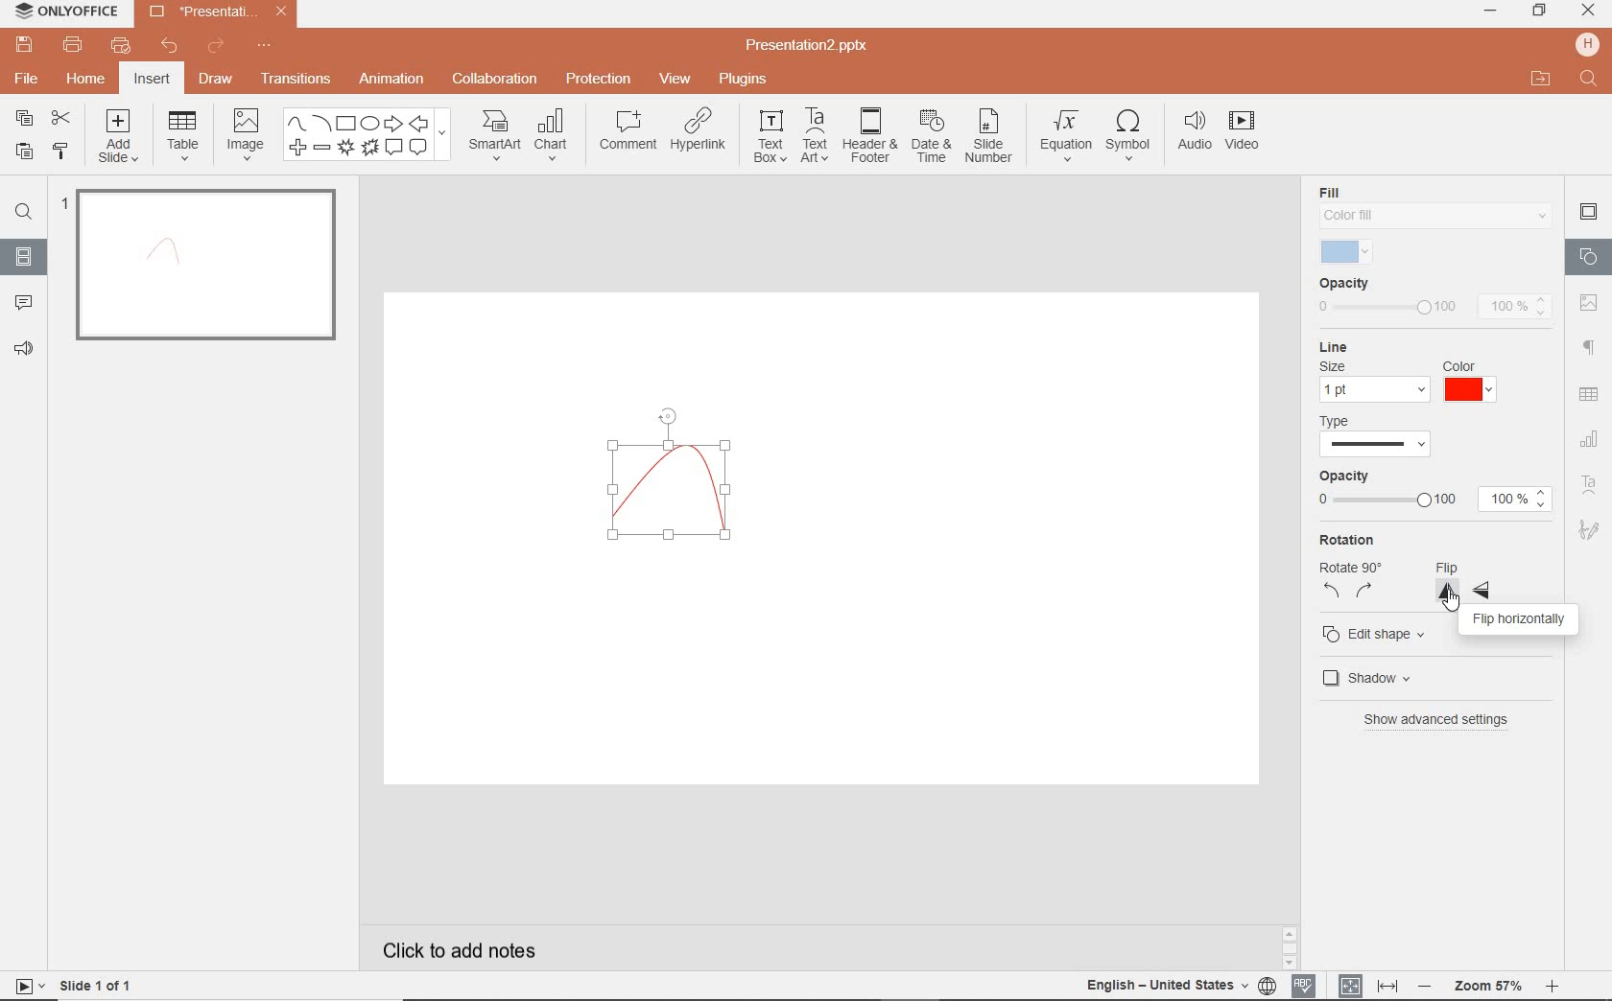 The height and width of the screenshot is (1001, 1612). Describe the element at coordinates (28, 46) in the screenshot. I see `SAVE` at that location.